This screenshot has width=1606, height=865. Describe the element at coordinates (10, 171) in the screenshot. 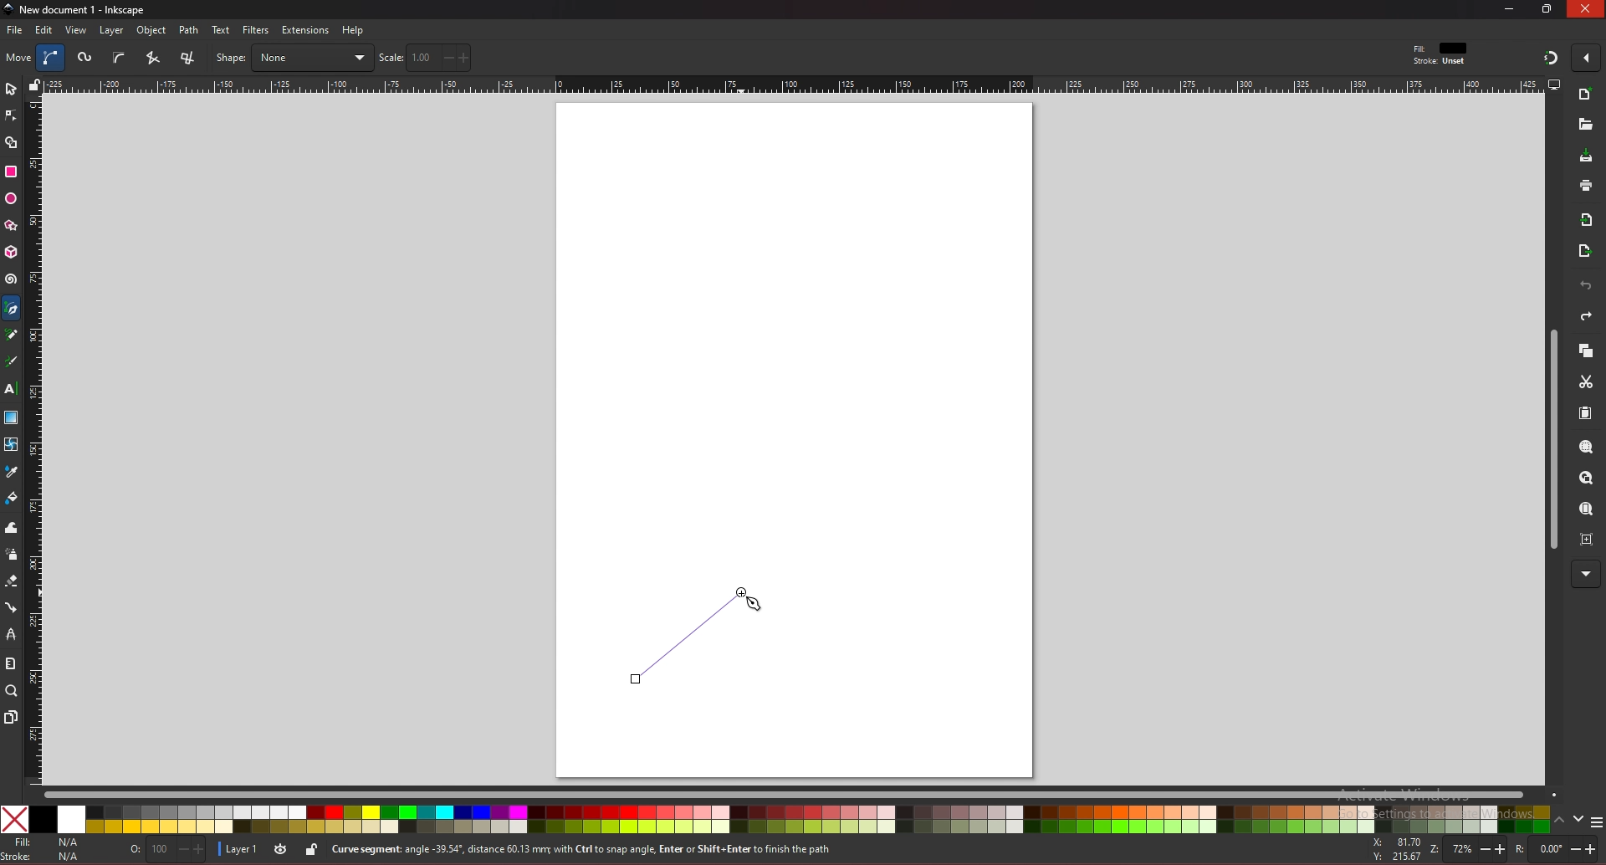

I see `rectangle` at that location.